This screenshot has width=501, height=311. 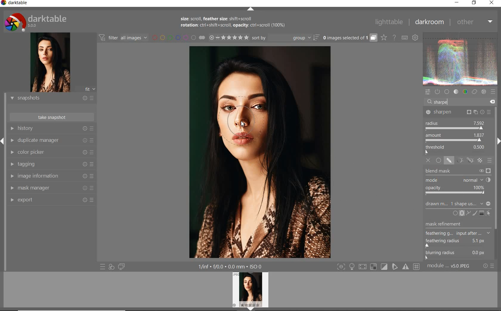 What do you see at coordinates (51, 188) in the screenshot?
I see `MAASK MANAGER` at bounding box center [51, 188].